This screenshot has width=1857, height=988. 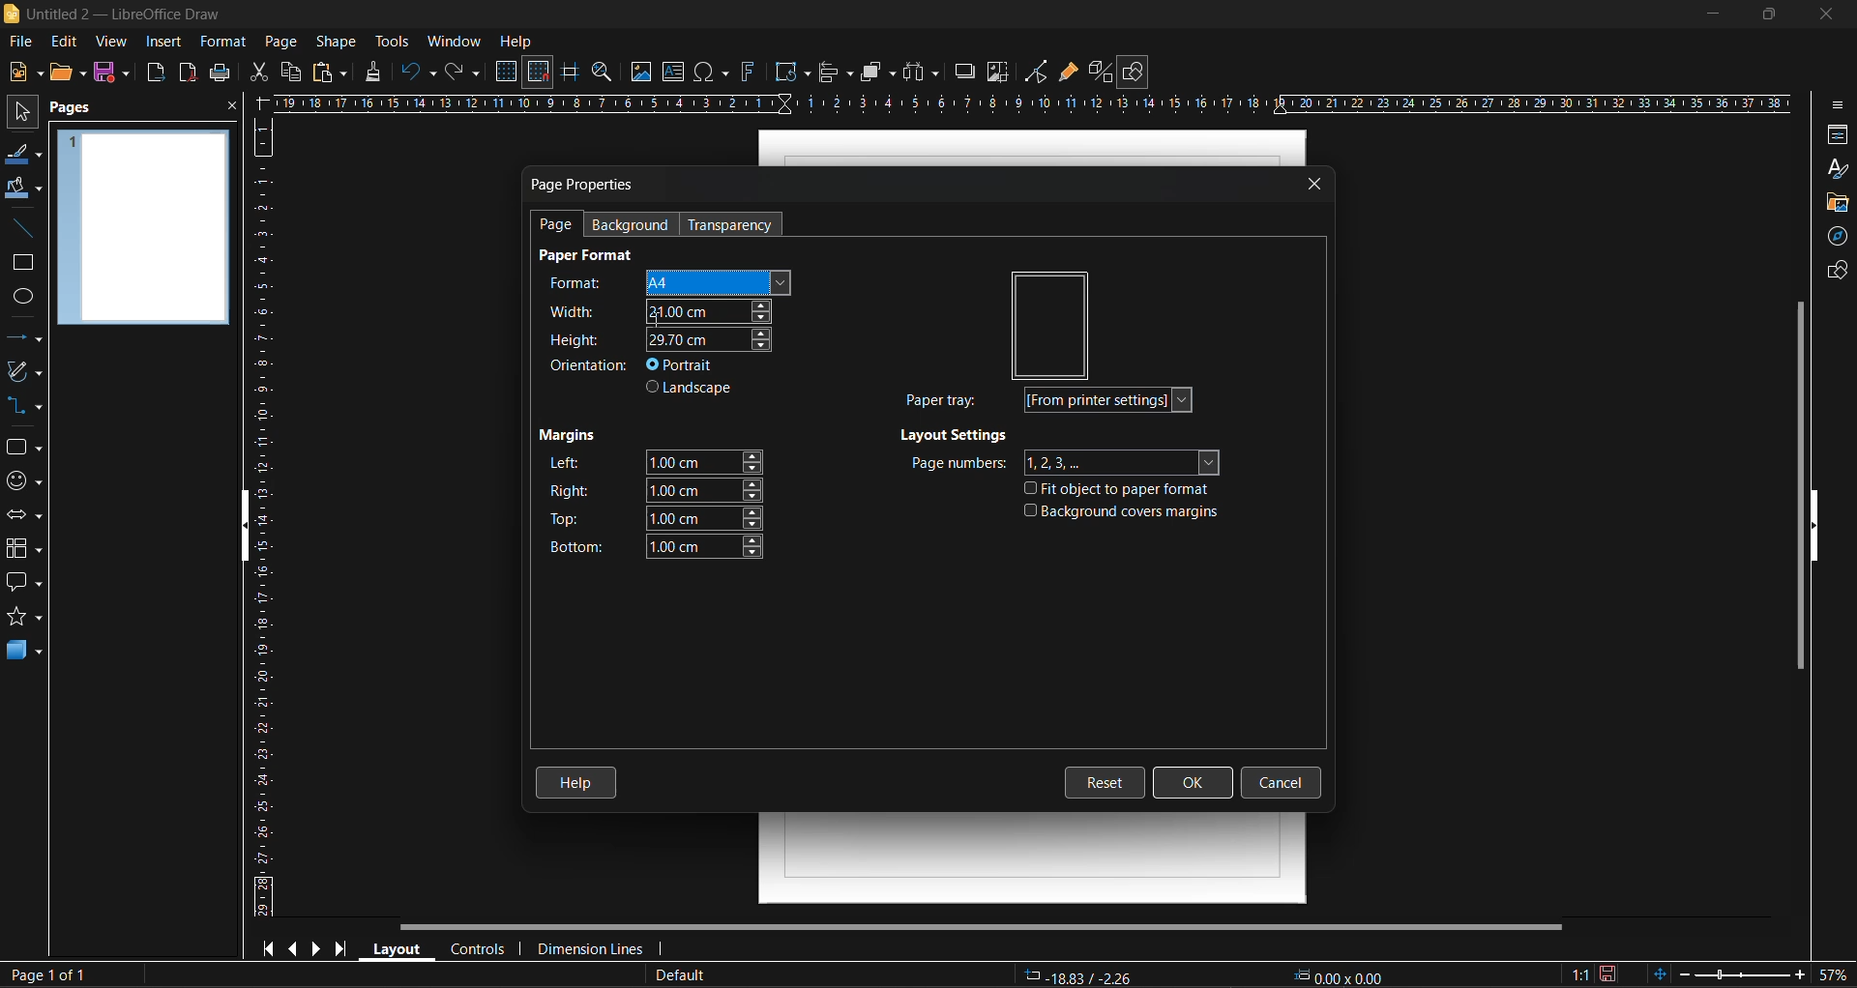 I want to click on basic shapes, so click(x=27, y=449).